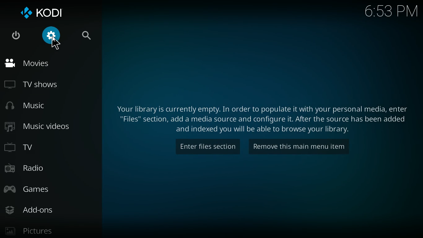 Image resolution: width=423 pixels, height=238 pixels. I want to click on enter files, so click(204, 147).